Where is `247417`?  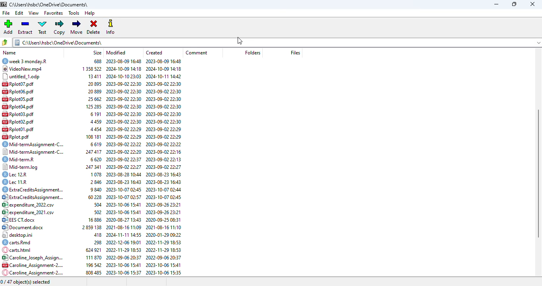
247417 is located at coordinates (91, 166).